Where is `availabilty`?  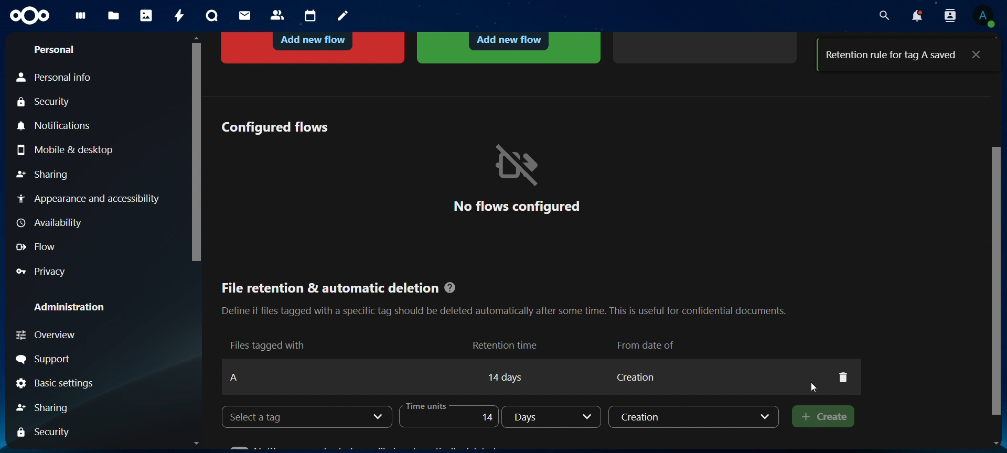
availabilty is located at coordinates (52, 224).